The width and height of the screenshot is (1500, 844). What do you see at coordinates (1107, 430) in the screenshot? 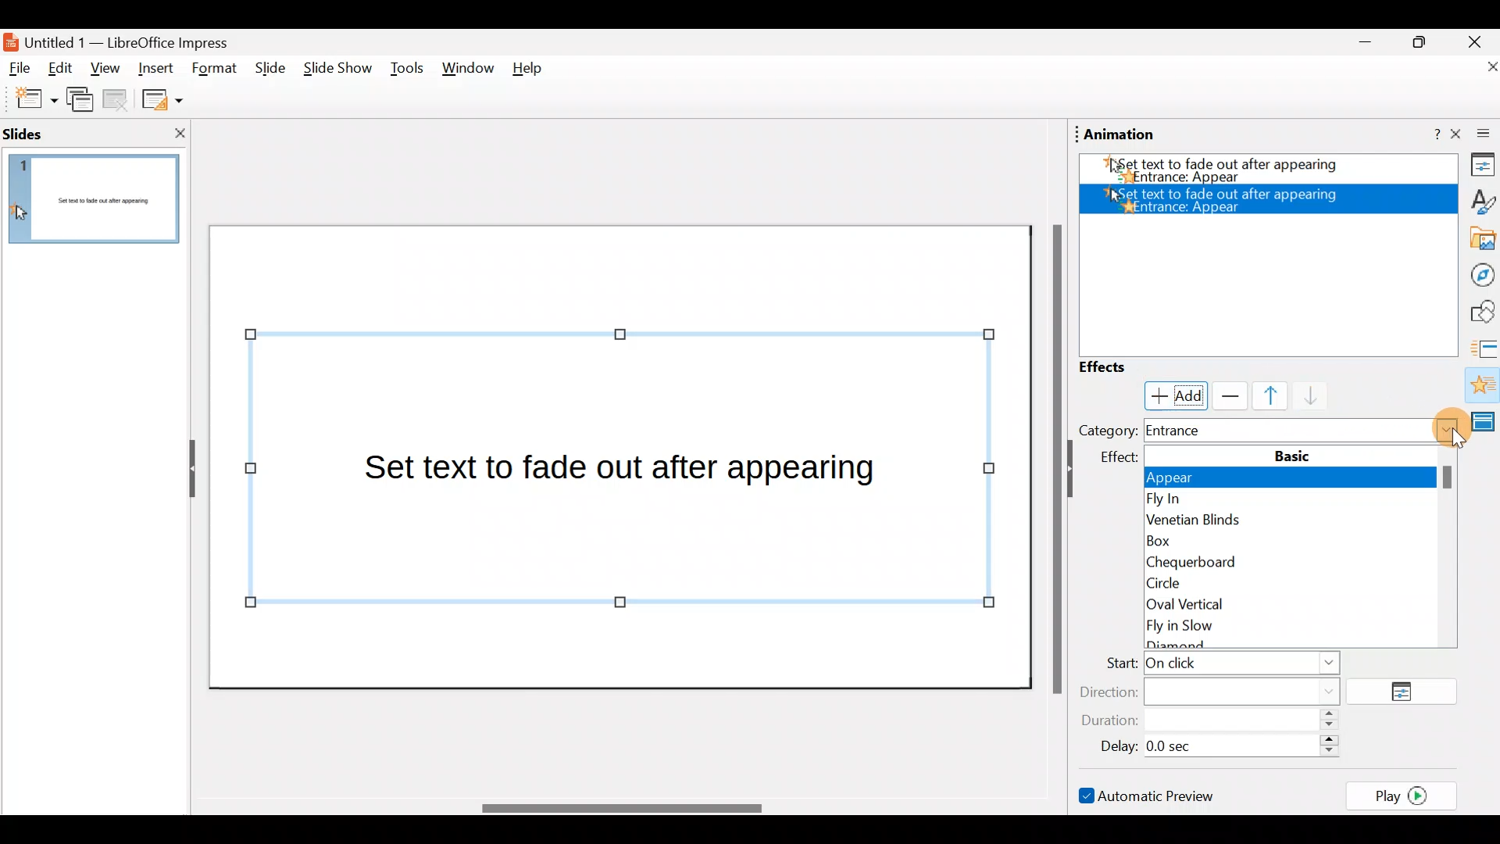
I see `Category` at bounding box center [1107, 430].